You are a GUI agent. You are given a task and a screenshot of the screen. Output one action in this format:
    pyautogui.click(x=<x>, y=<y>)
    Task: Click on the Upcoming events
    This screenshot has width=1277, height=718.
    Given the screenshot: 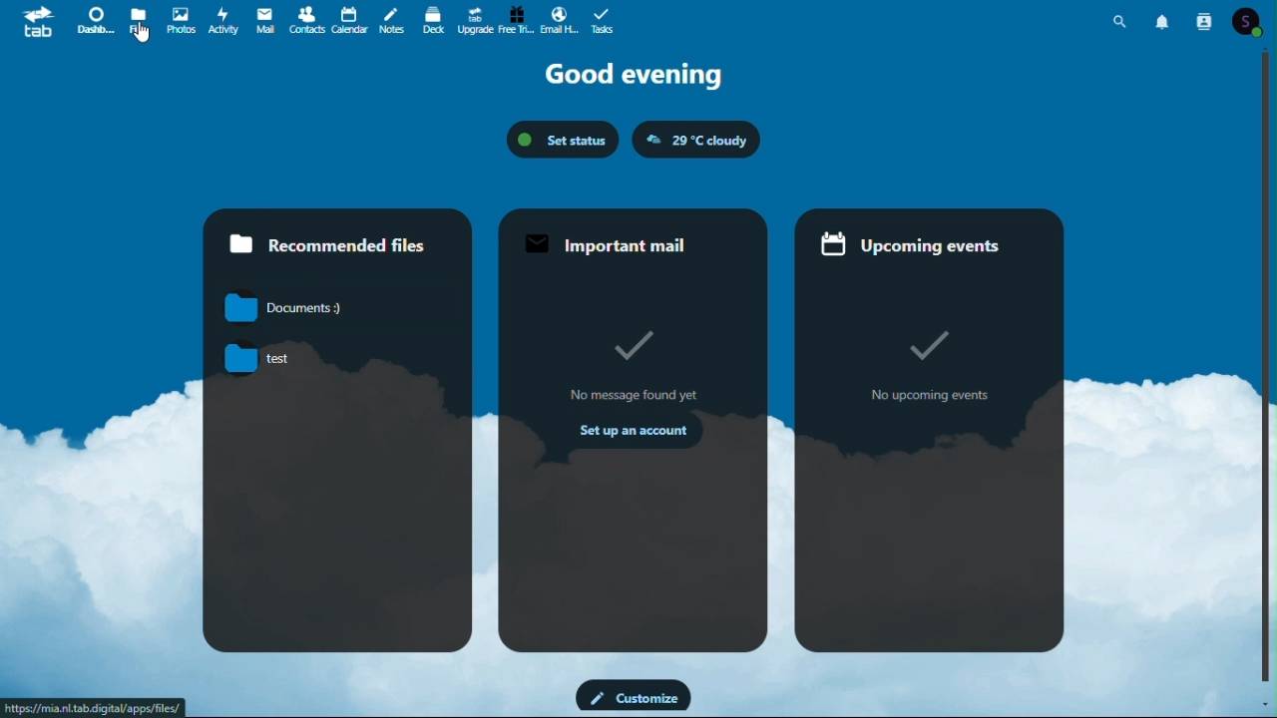 What is the action you would take?
    pyautogui.click(x=905, y=247)
    